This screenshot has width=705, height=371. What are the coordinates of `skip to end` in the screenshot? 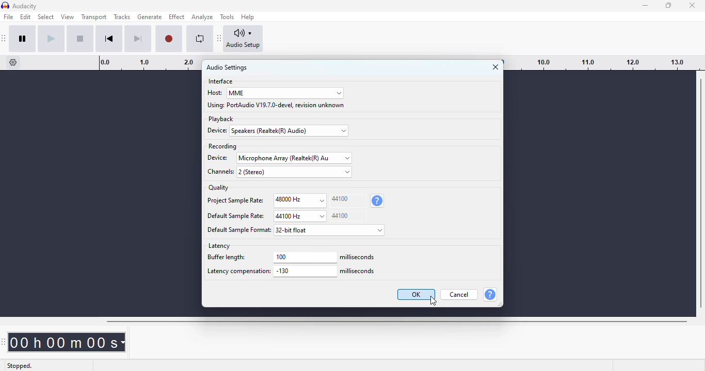 It's located at (137, 39).